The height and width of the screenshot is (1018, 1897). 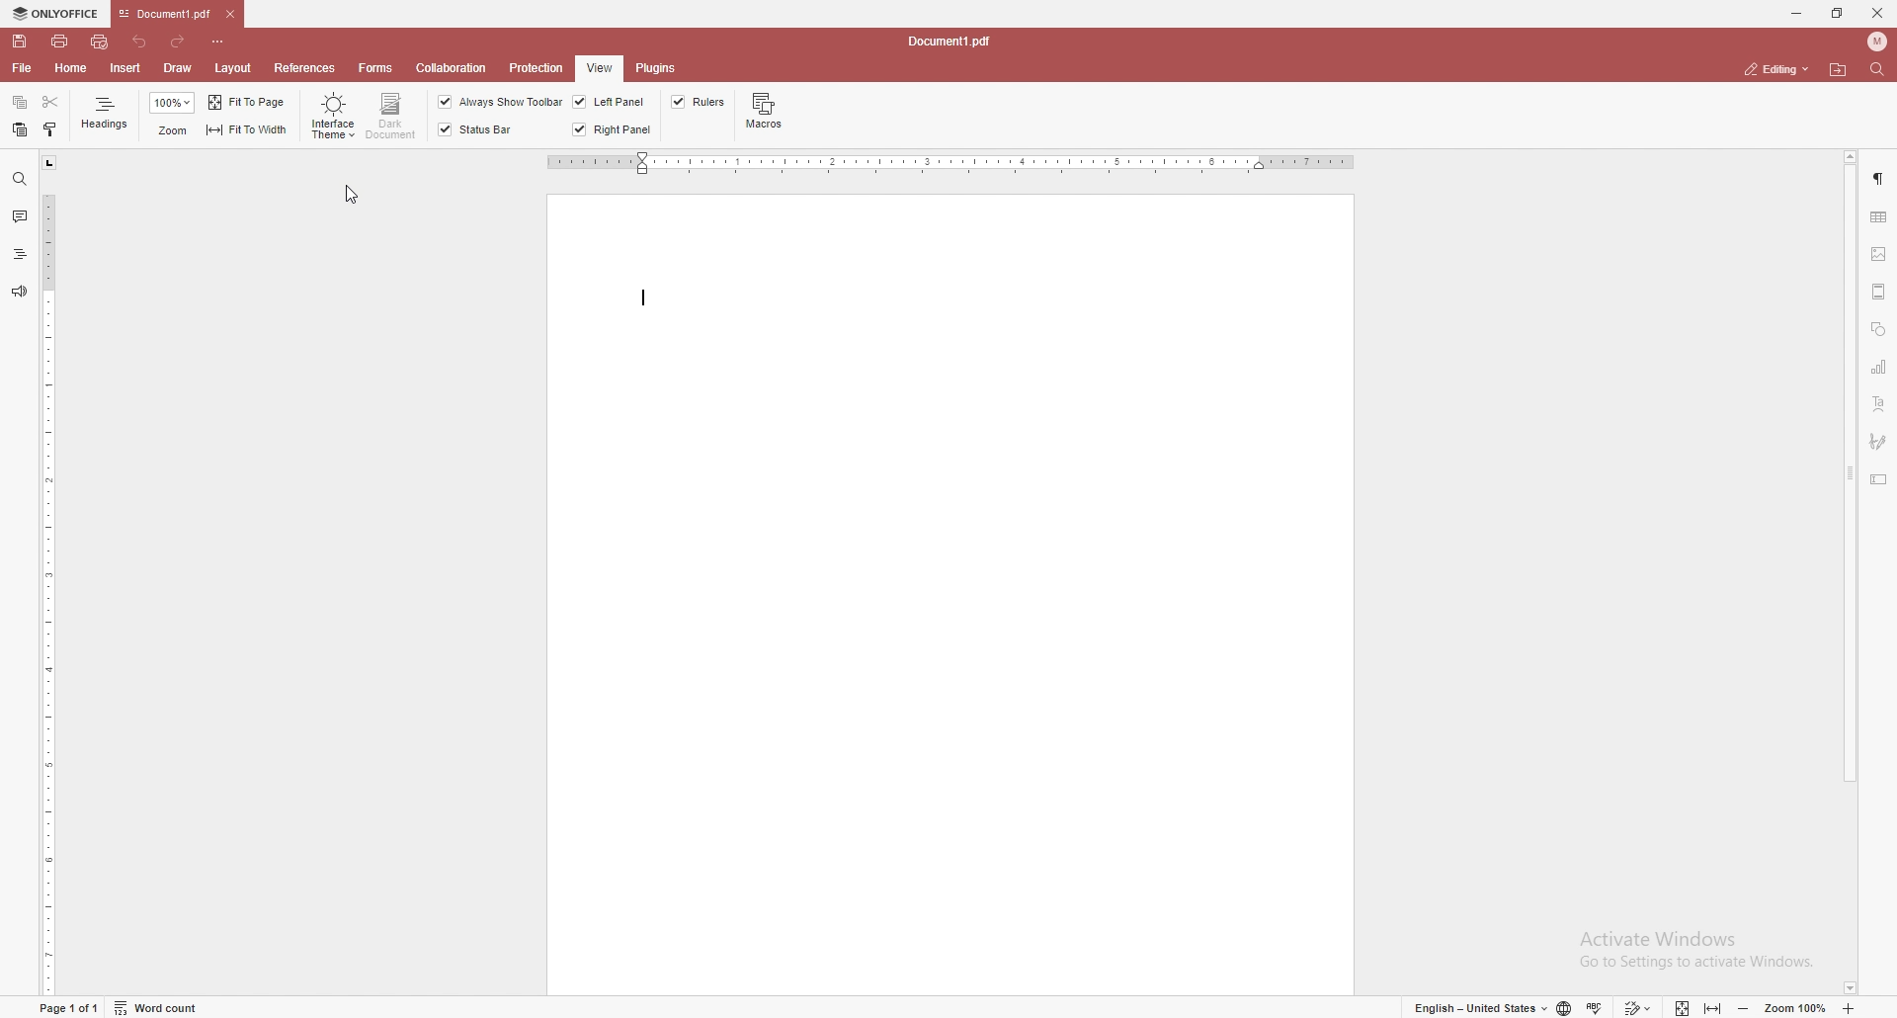 What do you see at coordinates (48, 573) in the screenshot?
I see `vertical scale` at bounding box center [48, 573].